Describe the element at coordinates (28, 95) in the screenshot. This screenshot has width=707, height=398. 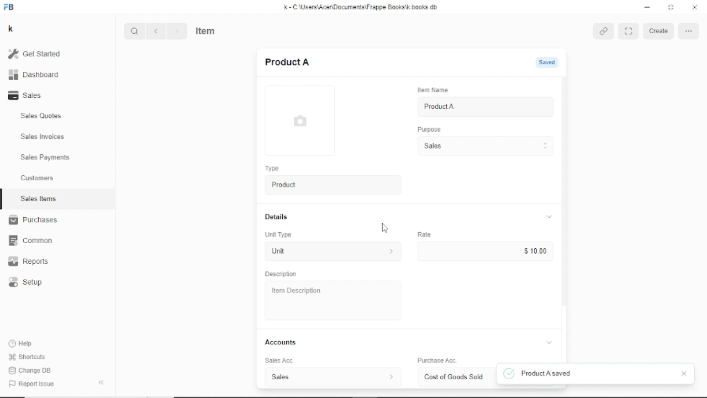
I see `Sales` at that location.